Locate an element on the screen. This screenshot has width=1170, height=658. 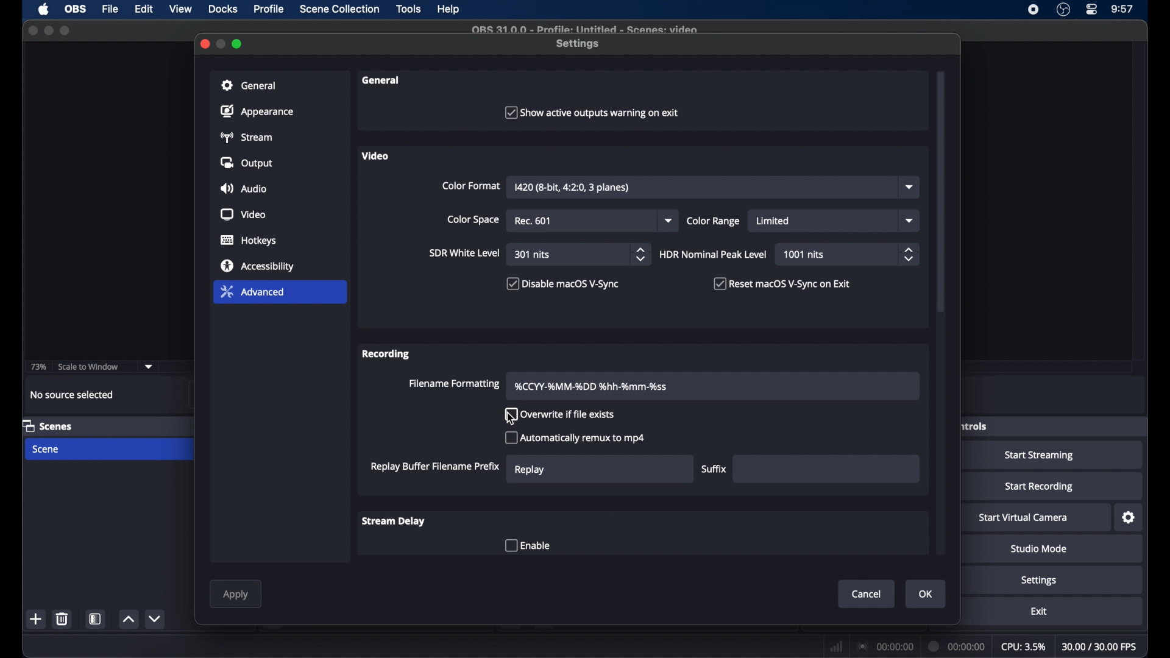
stepper buttons is located at coordinates (640, 254).